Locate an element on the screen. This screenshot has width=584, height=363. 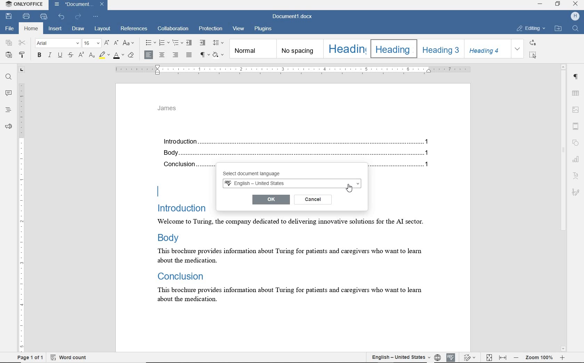
copy style is located at coordinates (24, 56).